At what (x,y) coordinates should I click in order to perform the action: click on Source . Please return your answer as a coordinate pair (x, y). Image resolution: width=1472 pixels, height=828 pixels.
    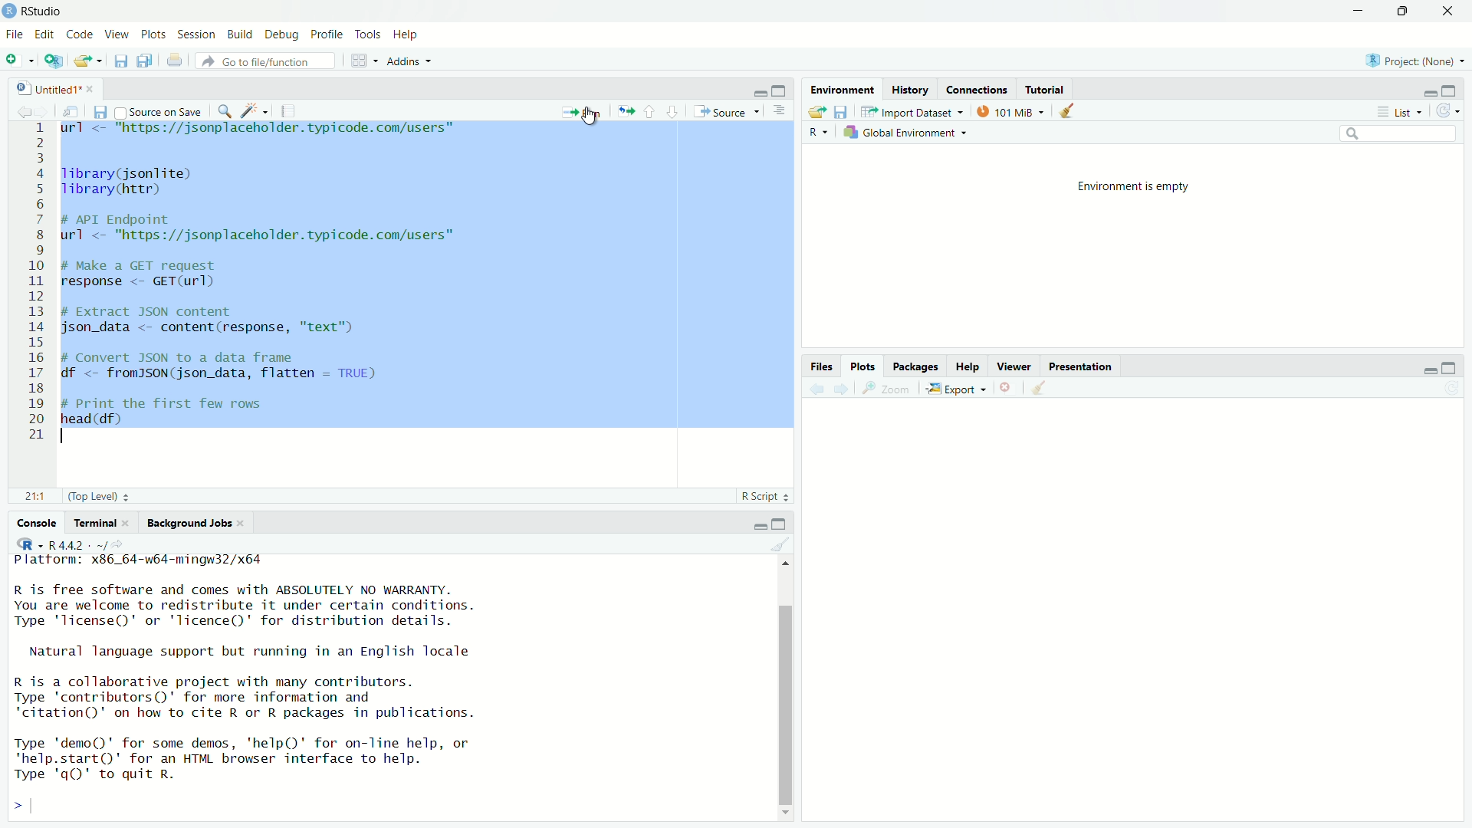
    Looking at the image, I should click on (727, 112).